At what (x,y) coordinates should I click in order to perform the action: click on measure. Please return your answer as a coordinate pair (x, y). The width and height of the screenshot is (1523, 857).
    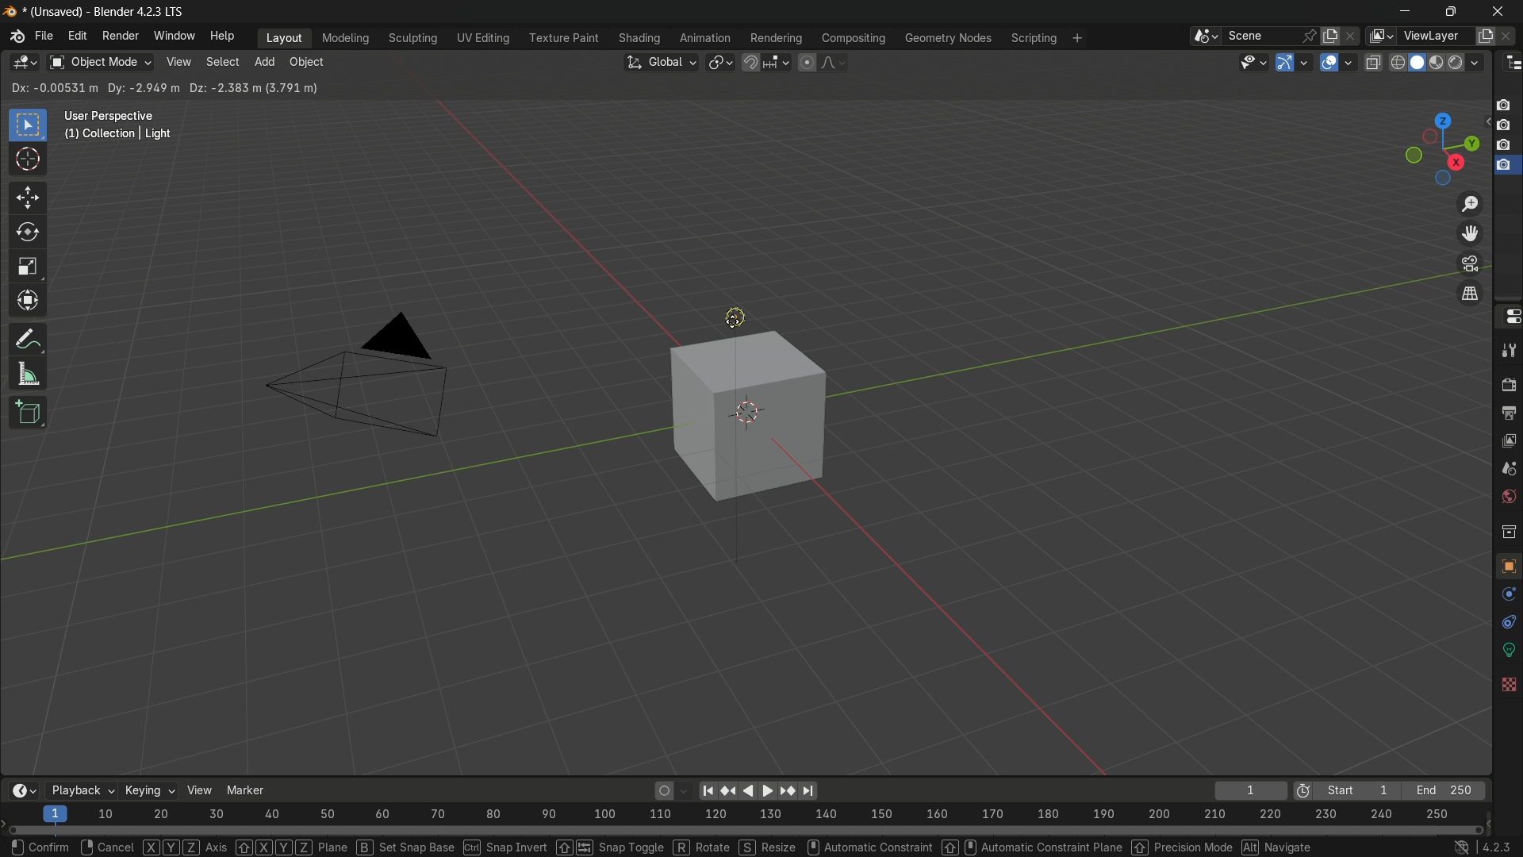
    Looking at the image, I should click on (31, 375).